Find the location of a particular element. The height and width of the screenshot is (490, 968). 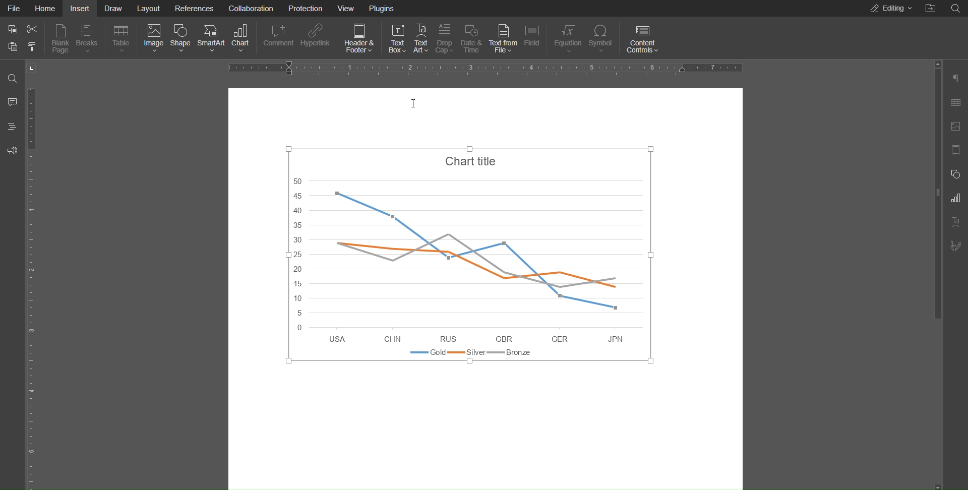

Highlighted Point is located at coordinates (448, 257).